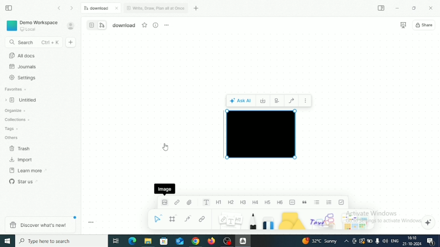 This screenshot has width=440, height=247. What do you see at coordinates (91, 222) in the screenshot?
I see `Toggle zoom tool bar` at bounding box center [91, 222].